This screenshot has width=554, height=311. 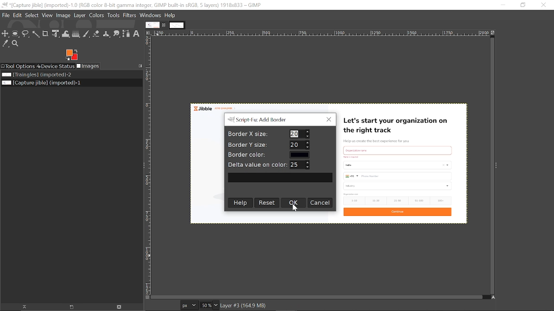 What do you see at coordinates (377, 200) in the screenshot?
I see `11-20` at bounding box center [377, 200].